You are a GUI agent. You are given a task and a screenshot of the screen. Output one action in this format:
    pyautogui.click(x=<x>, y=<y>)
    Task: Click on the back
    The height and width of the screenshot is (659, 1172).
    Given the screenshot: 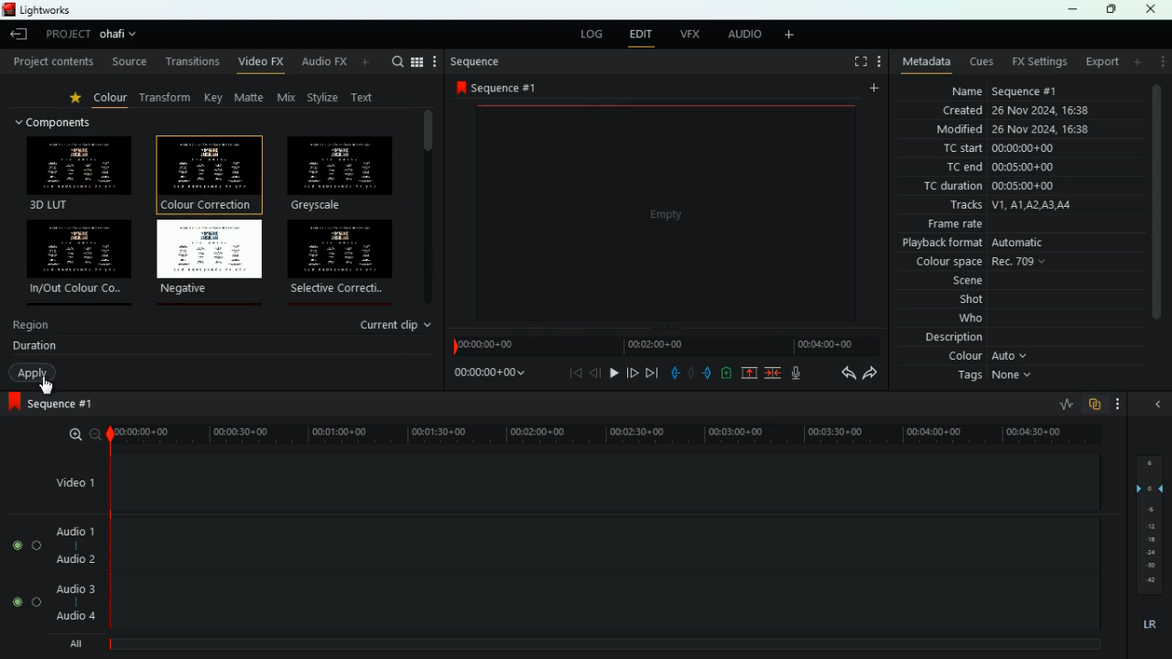 What is the action you would take?
    pyautogui.click(x=672, y=373)
    